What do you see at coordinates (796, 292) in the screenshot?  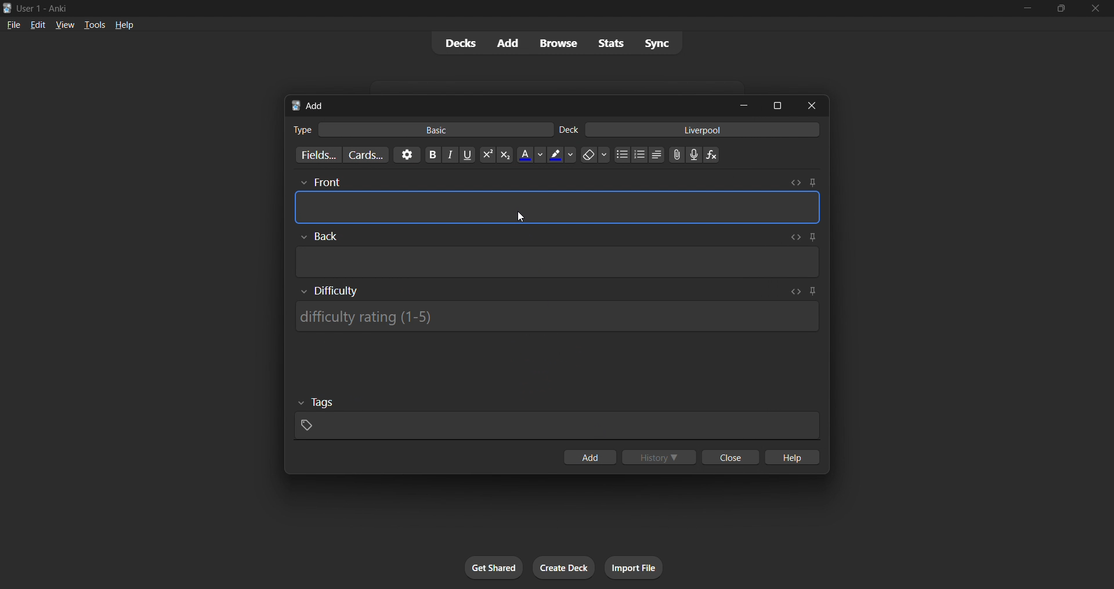 I see `Toggle HTML editor` at bounding box center [796, 292].